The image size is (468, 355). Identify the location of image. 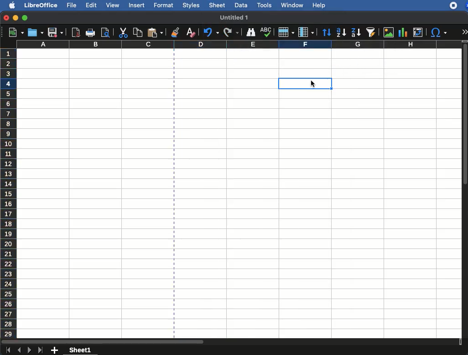
(389, 32).